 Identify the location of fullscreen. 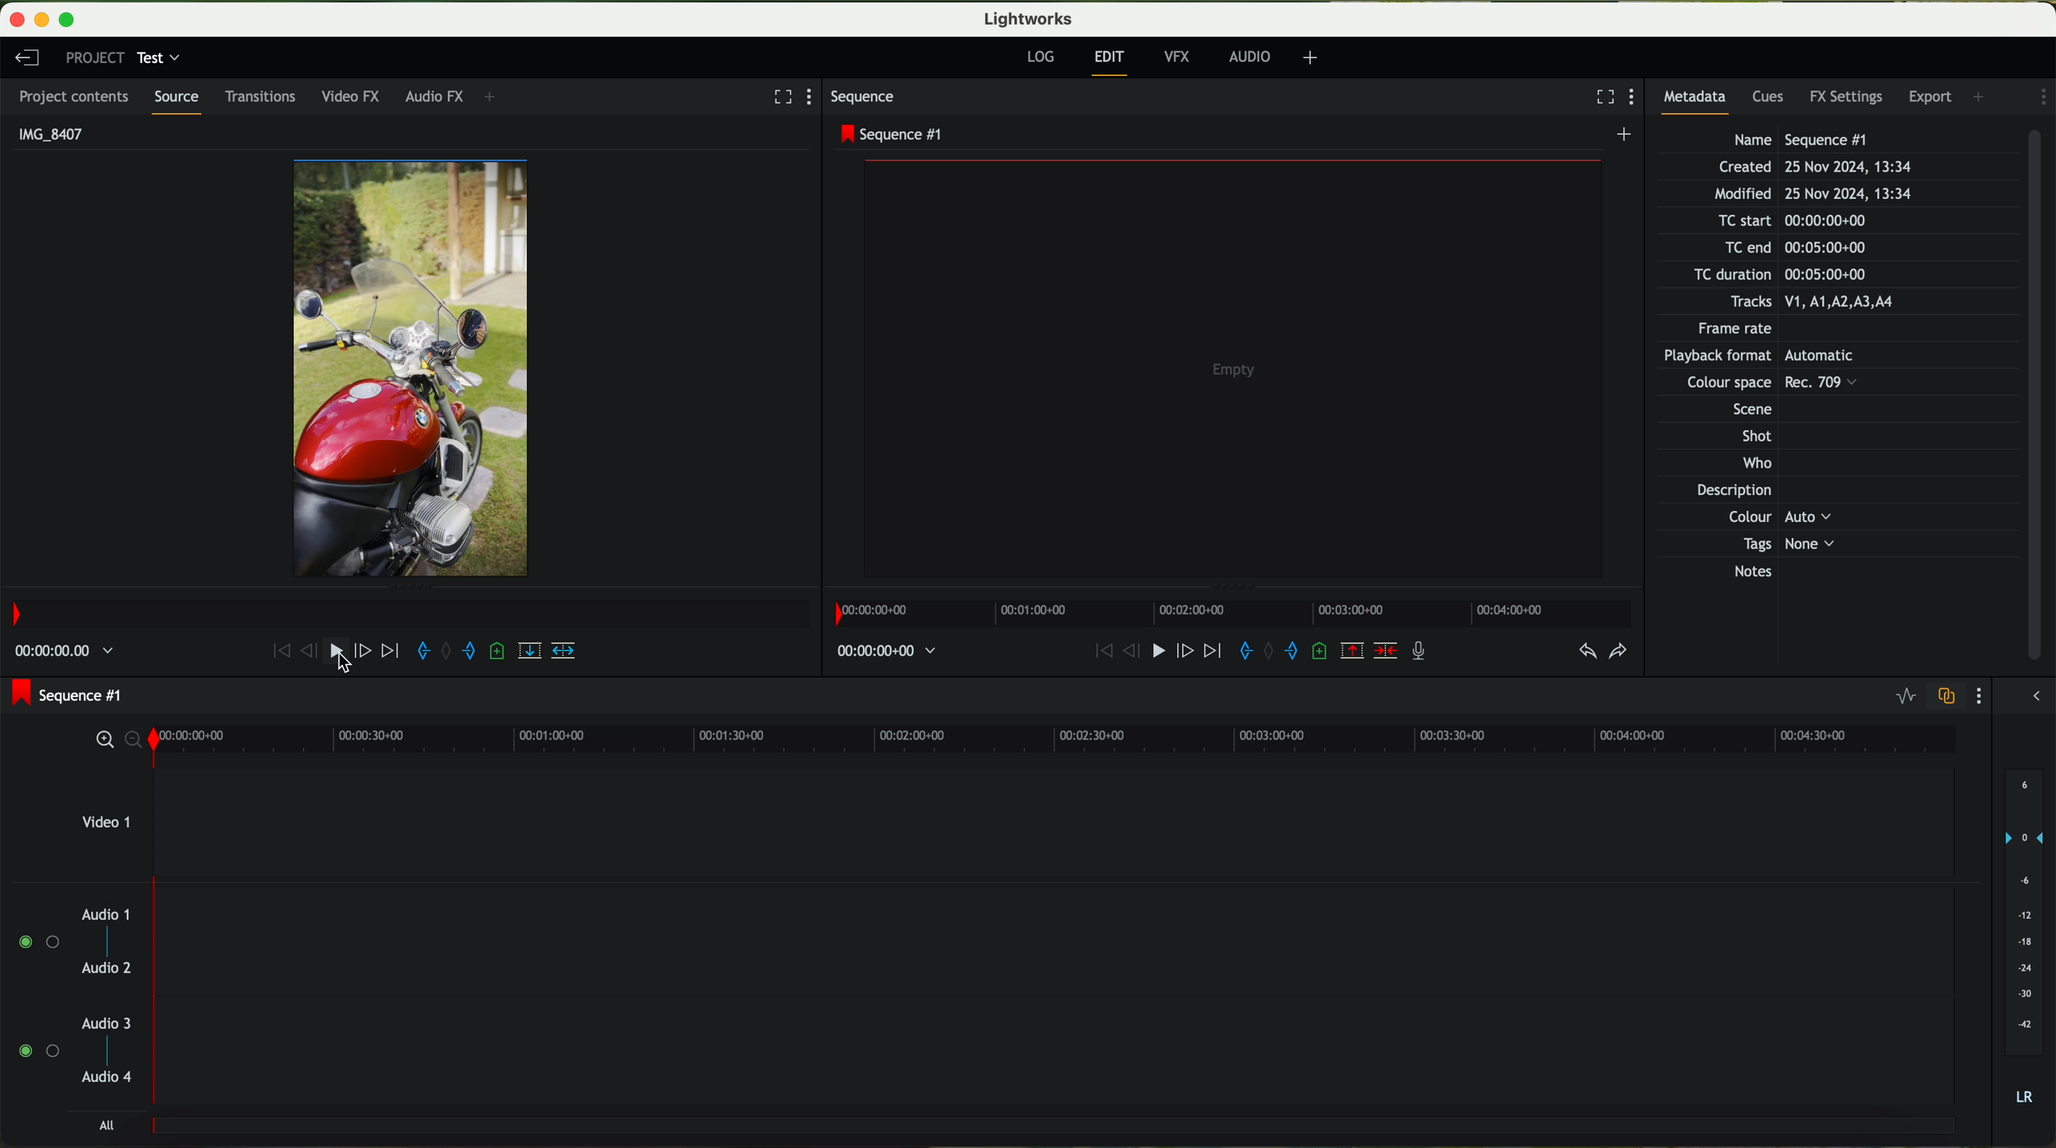
(780, 96).